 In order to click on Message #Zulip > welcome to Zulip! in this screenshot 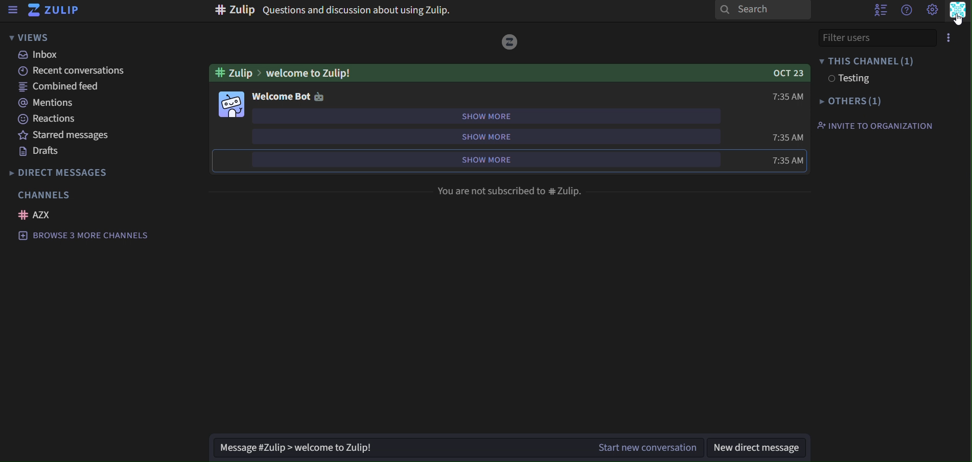, I will do `click(398, 449)`.